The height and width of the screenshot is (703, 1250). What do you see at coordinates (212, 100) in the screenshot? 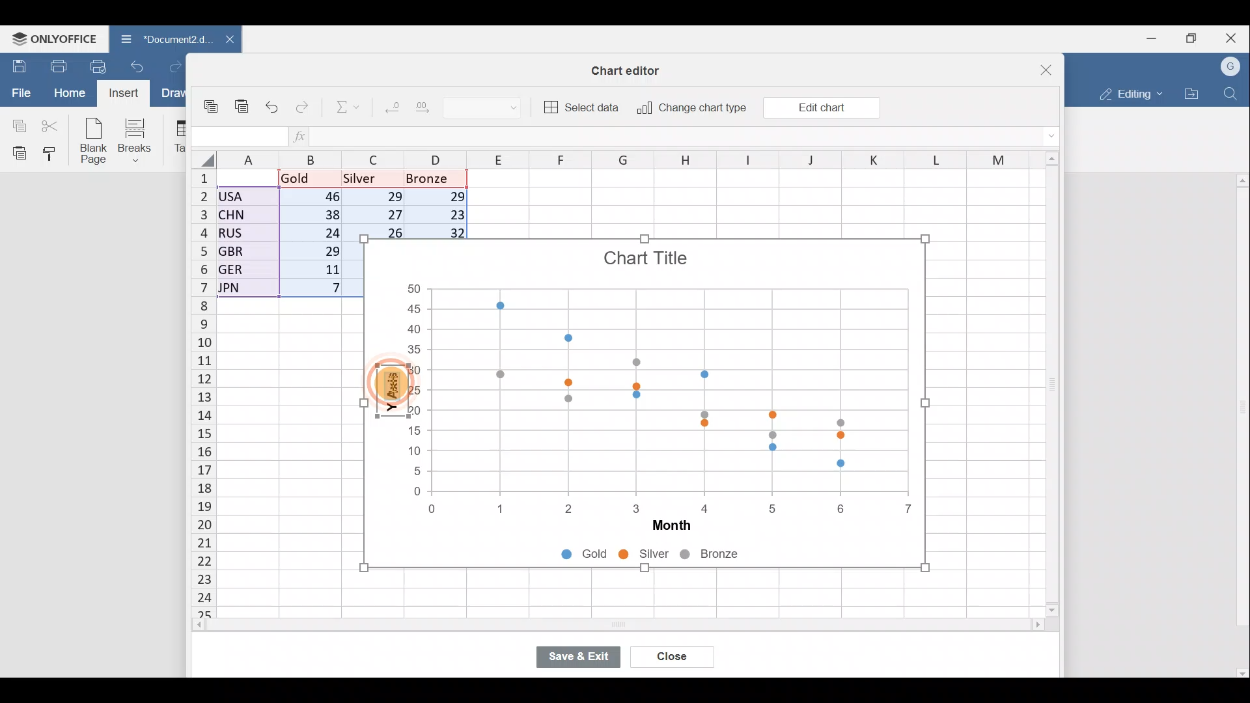
I see `Copy` at bounding box center [212, 100].